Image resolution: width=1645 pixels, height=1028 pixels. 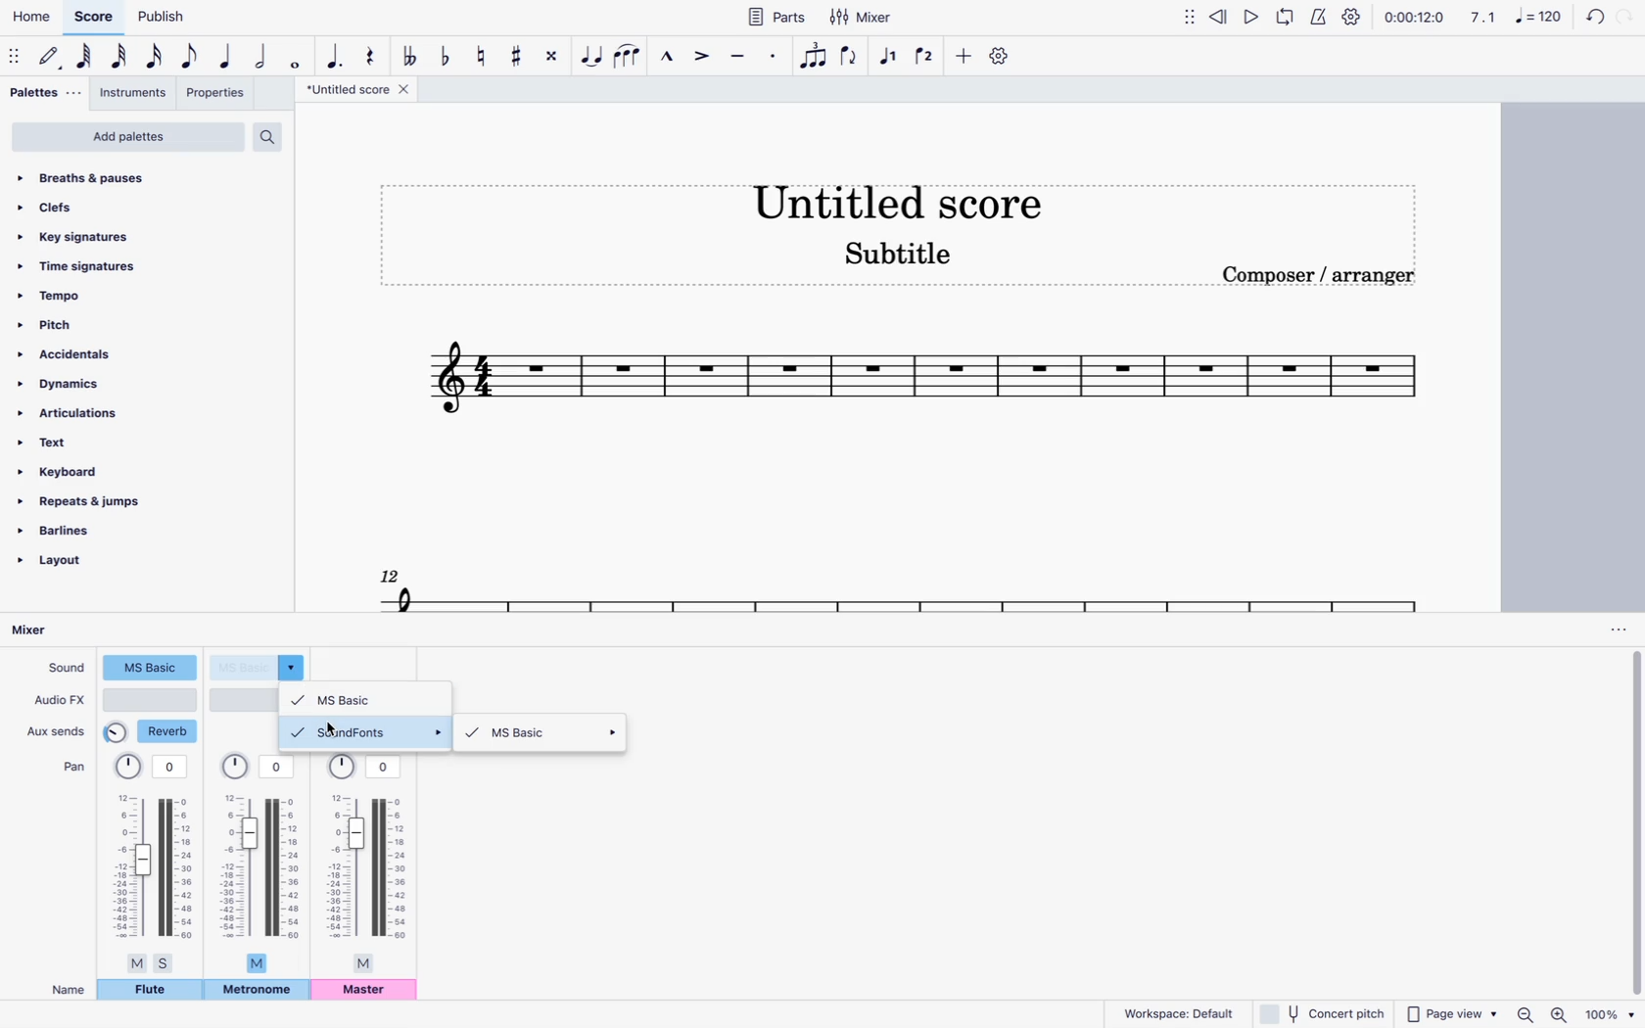 I want to click on forward, so click(x=1629, y=16).